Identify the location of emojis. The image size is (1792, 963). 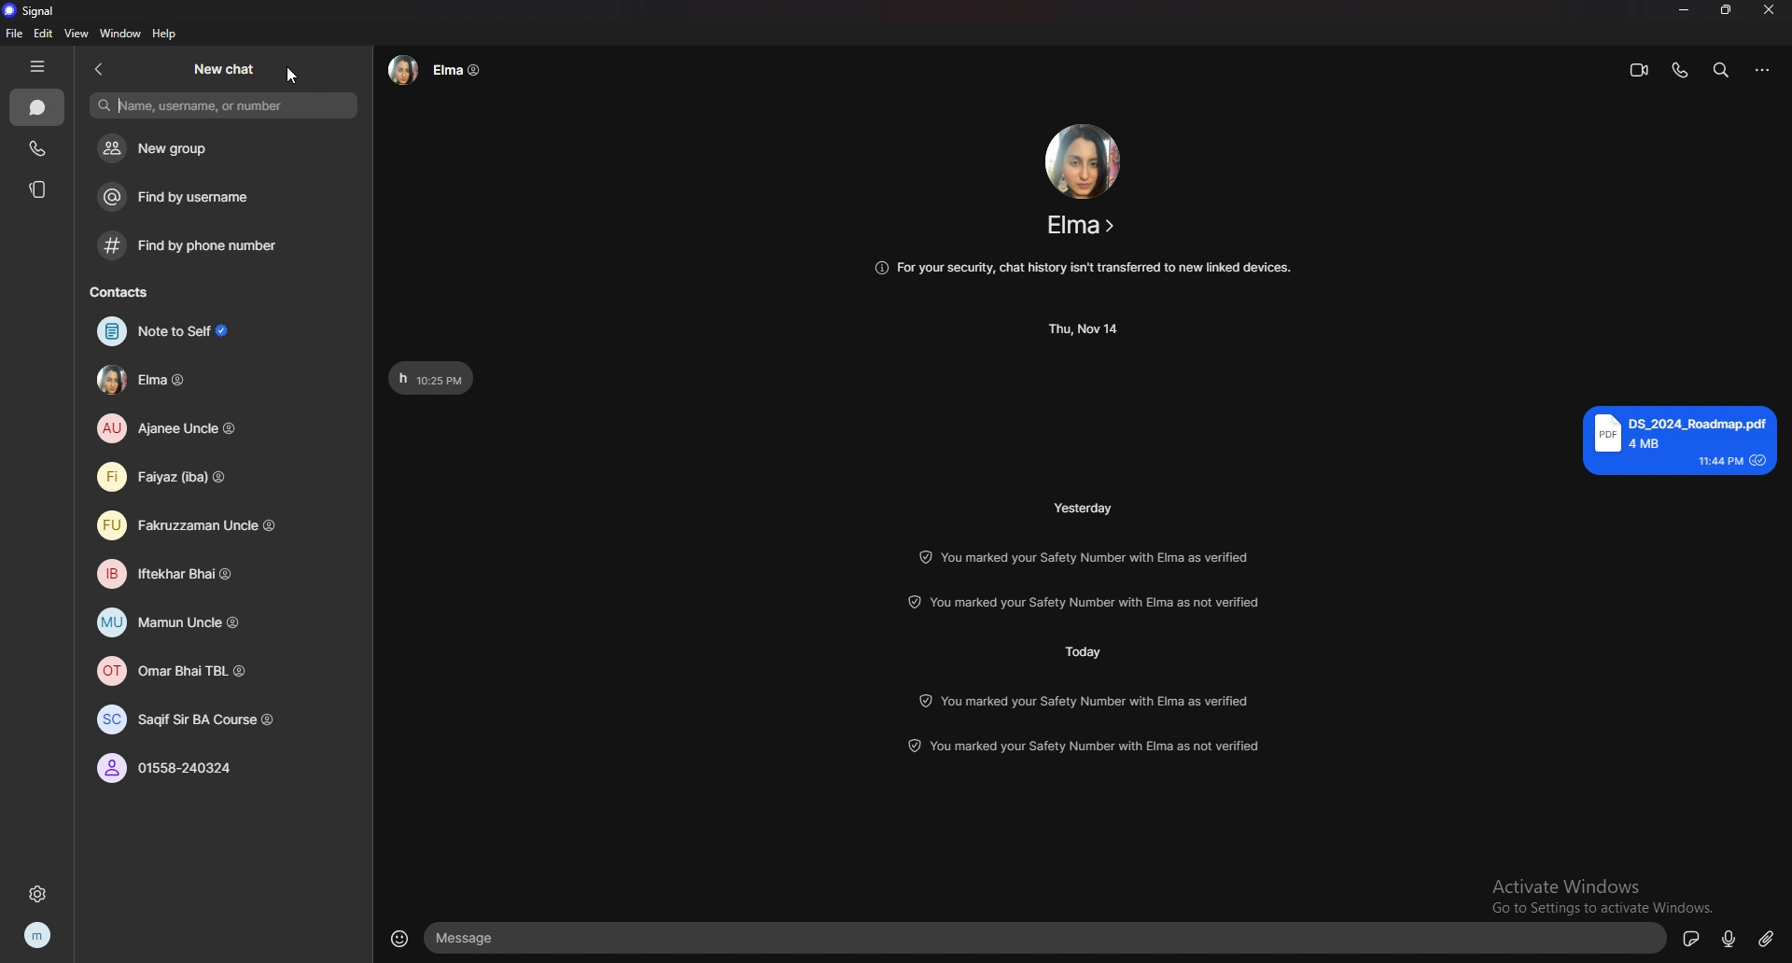
(399, 936).